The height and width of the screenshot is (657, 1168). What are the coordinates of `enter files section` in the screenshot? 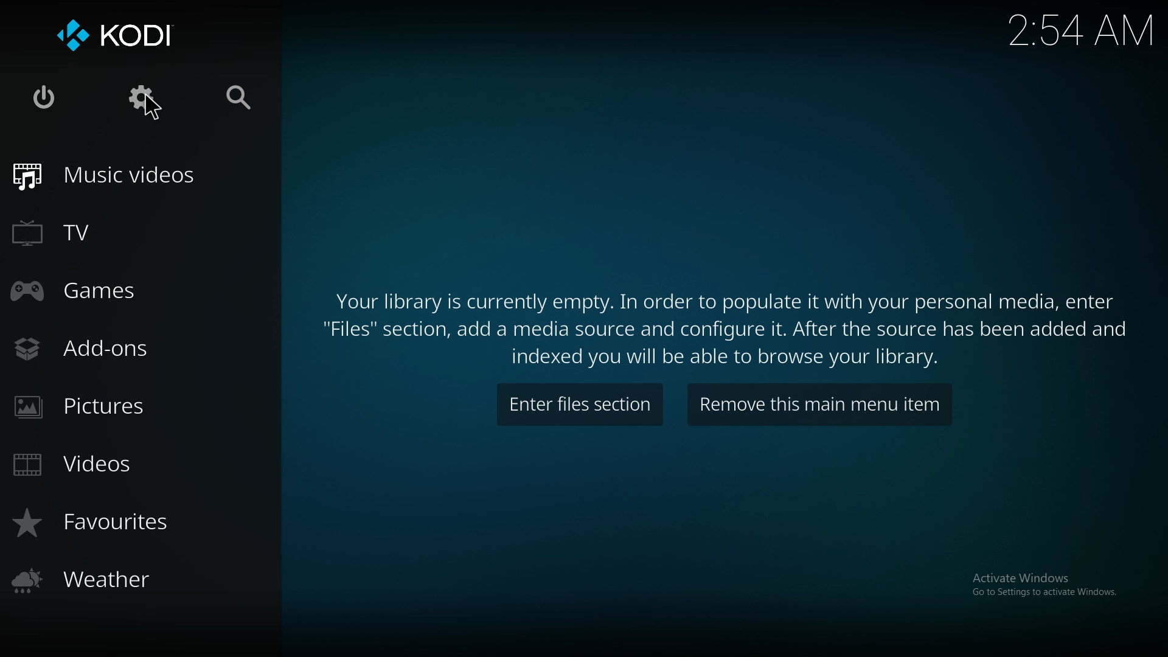 It's located at (582, 403).